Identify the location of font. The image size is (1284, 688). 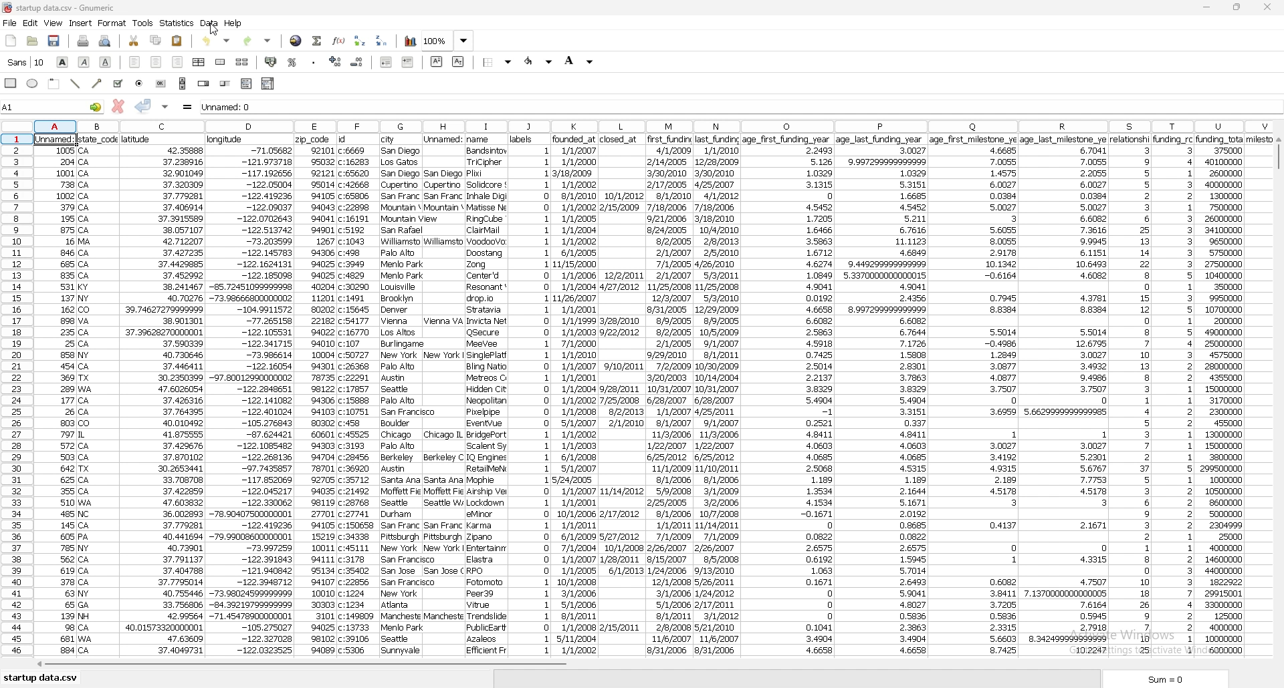
(26, 62).